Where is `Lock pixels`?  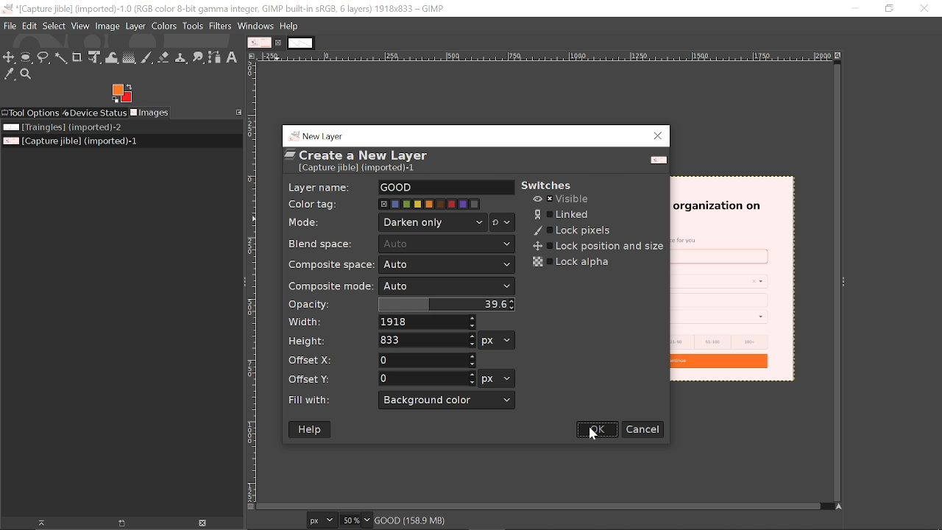 Lock pixels is located at coordinates (573, 231).